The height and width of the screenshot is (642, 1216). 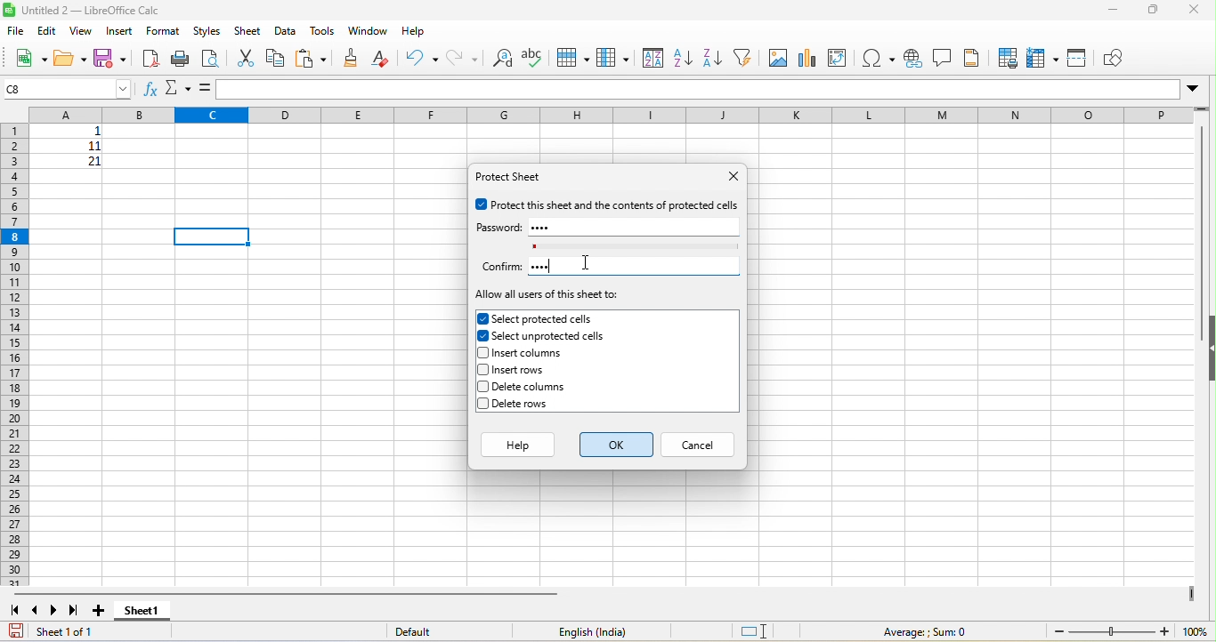 I want to click on close, so click(x=726, y=177).